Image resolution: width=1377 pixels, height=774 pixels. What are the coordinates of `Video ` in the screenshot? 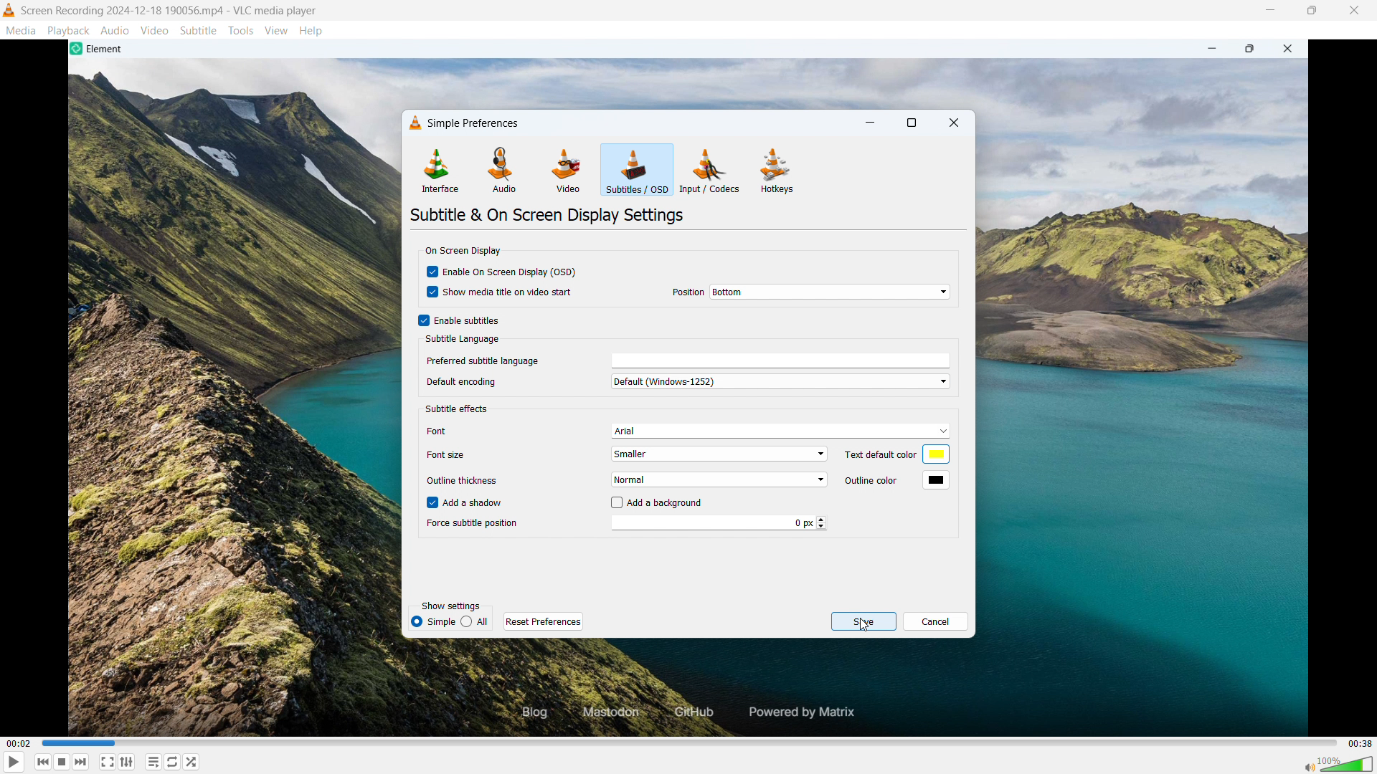 It's located at (567, 171).